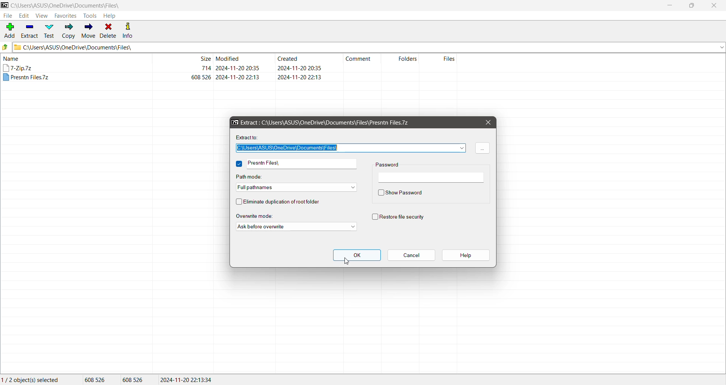 This screenshot has width=726, height=385. Describe the element at coordinates (488, 122) in the screenshot. I see `Close` at that location.